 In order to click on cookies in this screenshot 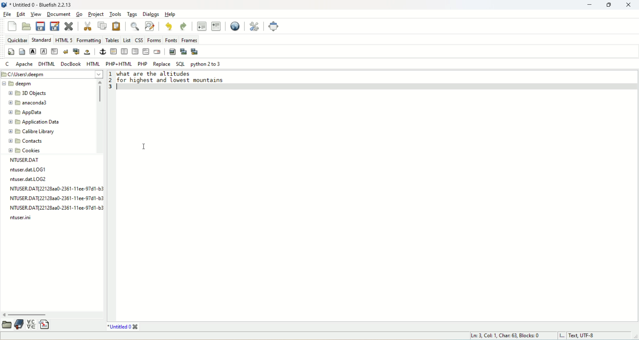, I will do `click(25, 151)`.